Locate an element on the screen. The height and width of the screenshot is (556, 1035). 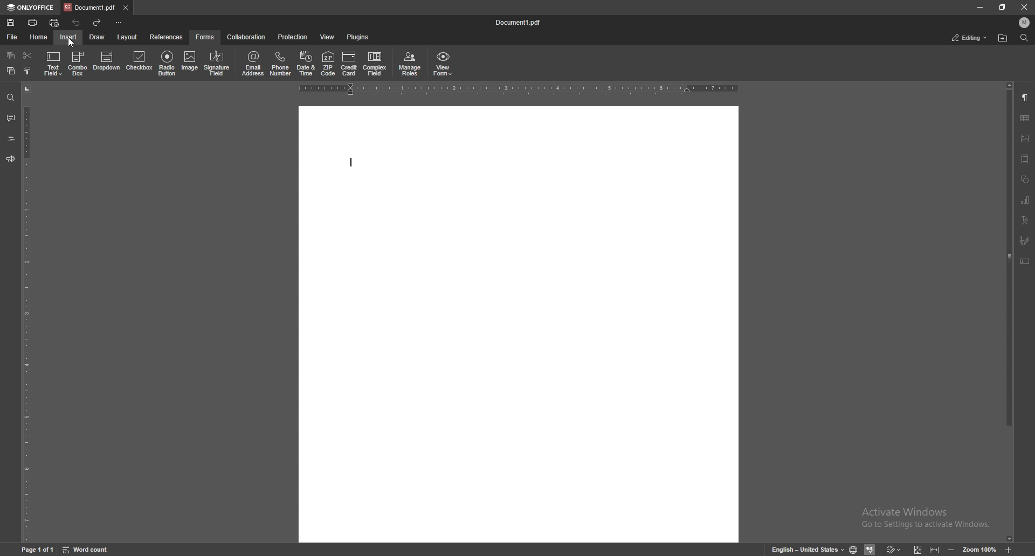
view is located at coordinates (327, 37).